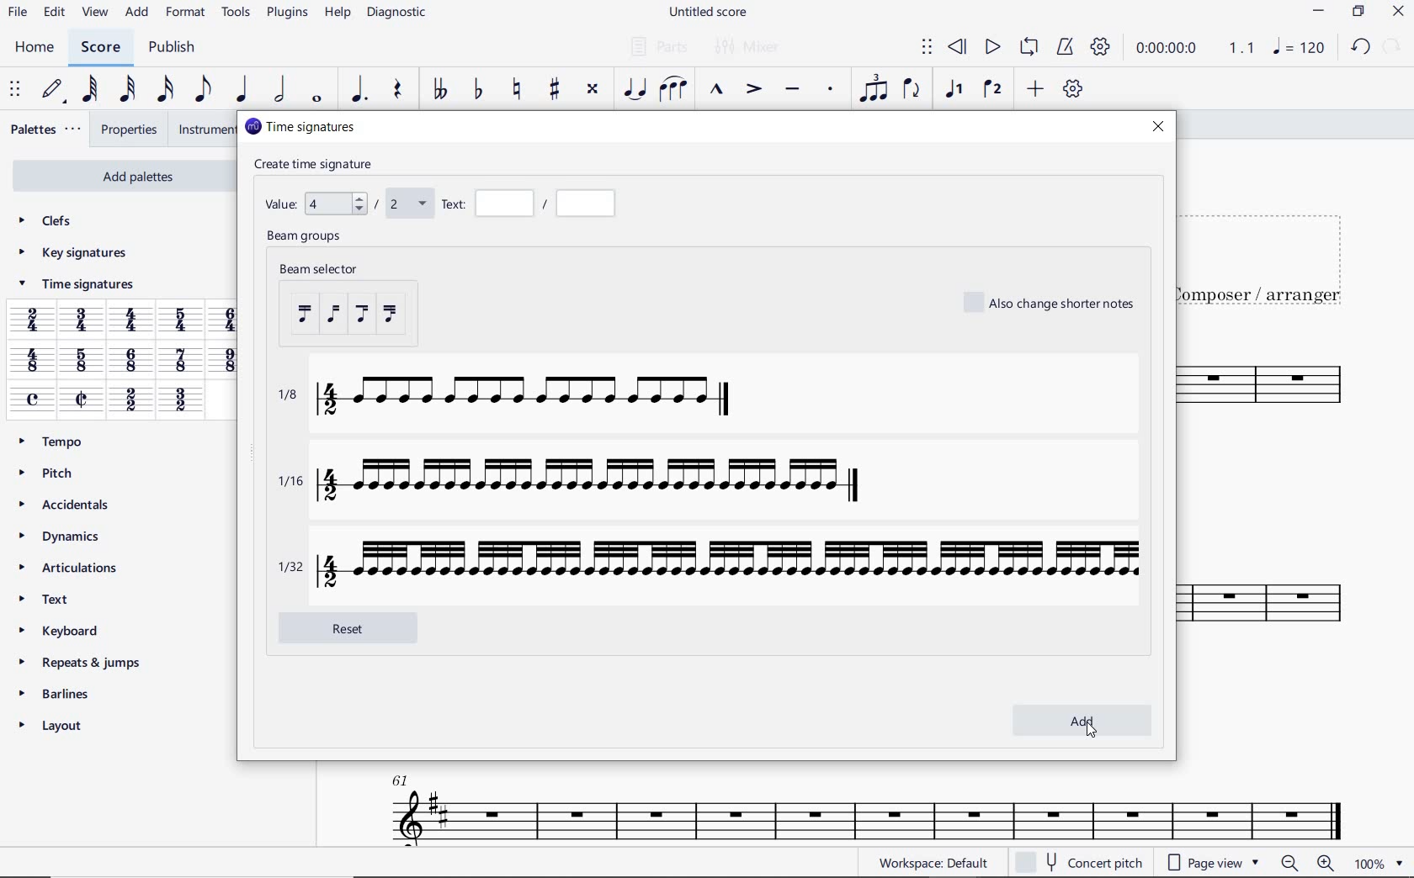  I want to click on KEYBOARD, so click(61, 629).